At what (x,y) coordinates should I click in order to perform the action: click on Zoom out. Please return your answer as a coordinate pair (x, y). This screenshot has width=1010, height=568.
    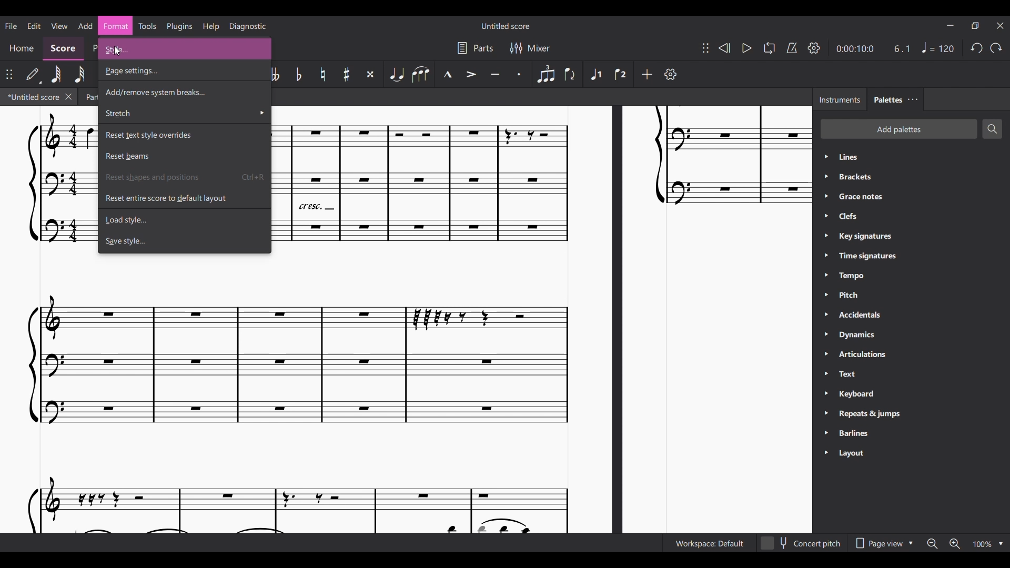
    Looking at the image, I should click on (932, 544).